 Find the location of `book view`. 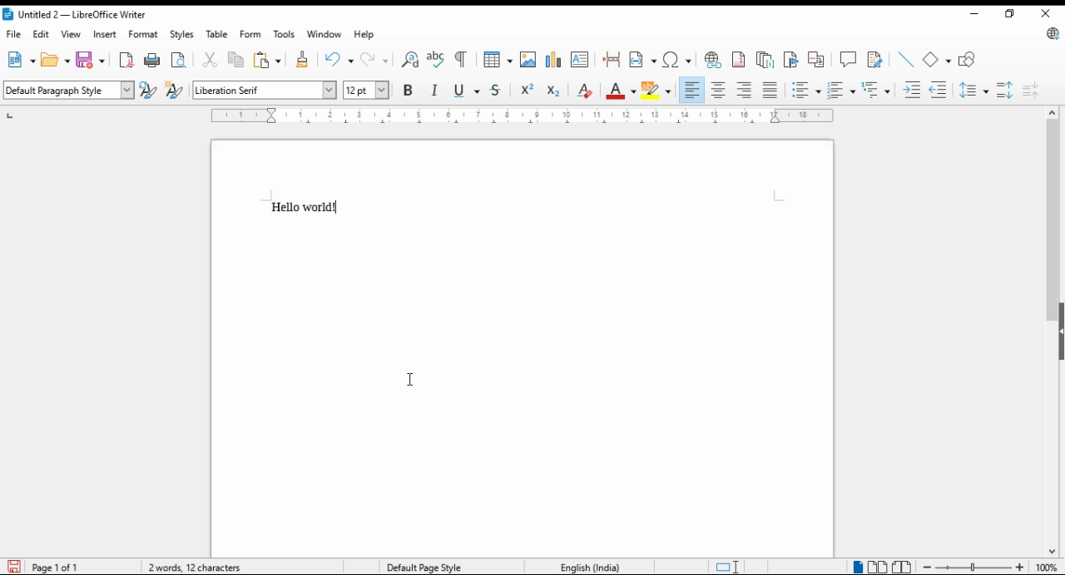

book view is located at coordinates (904, 567).